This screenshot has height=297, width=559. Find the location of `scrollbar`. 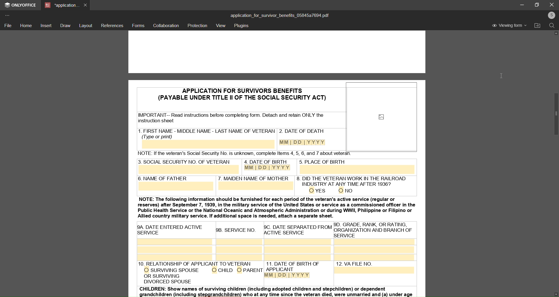

scrollbar is located at coordinates (553, 114).